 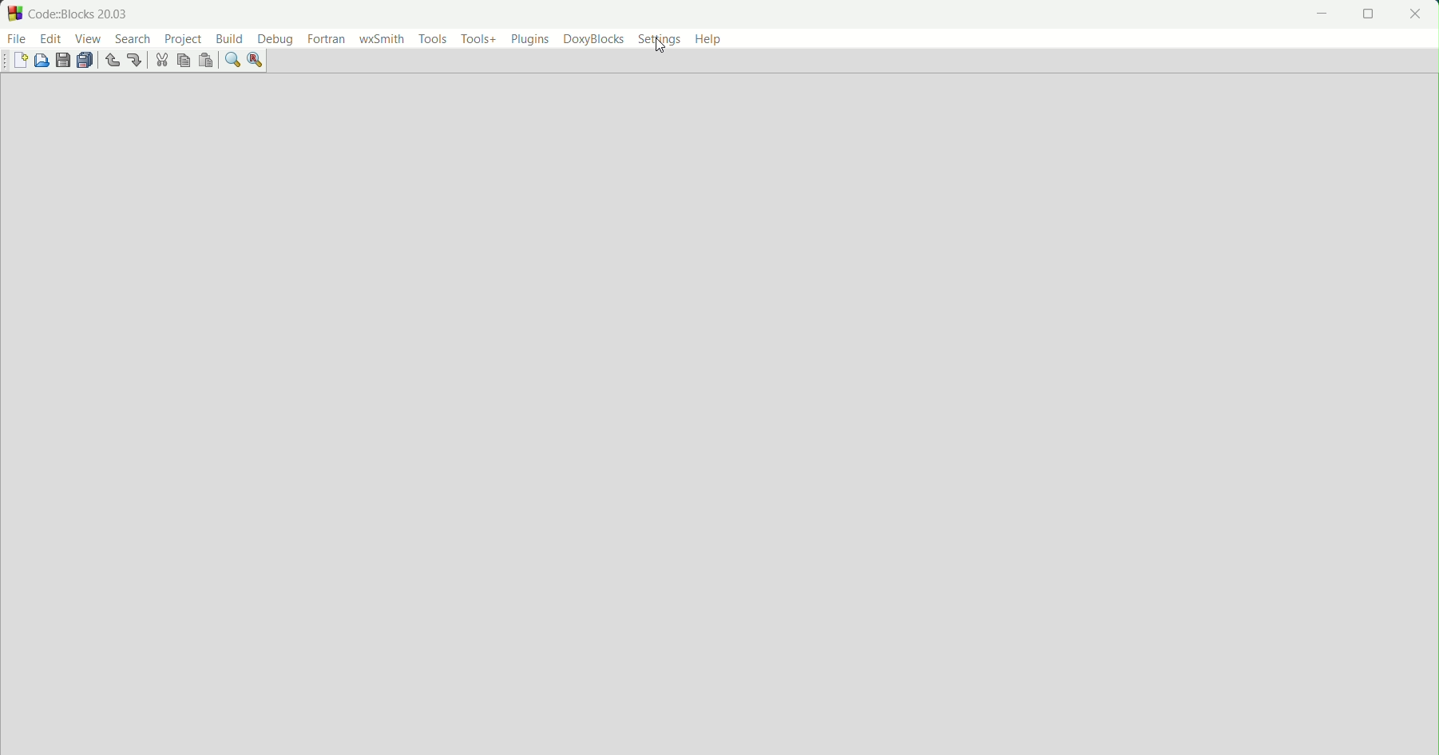 I want to click on save, so click(x=63, y=59).